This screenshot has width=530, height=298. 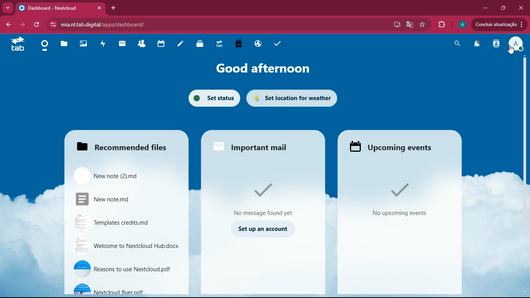 What do you see at coordinates (119, 175) in the screenshot?
I see `New note (2).md` at bounding box center [119, 175].